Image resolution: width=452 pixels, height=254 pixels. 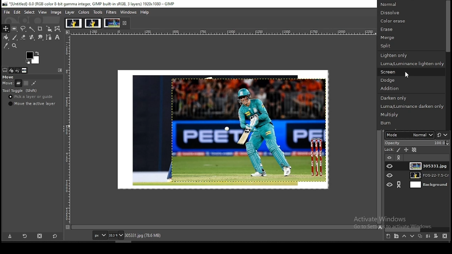 What do you see at coordinates (390, 165) in the screenshot?
I see `layer visibility on/off` at bounding box center [390, 165].